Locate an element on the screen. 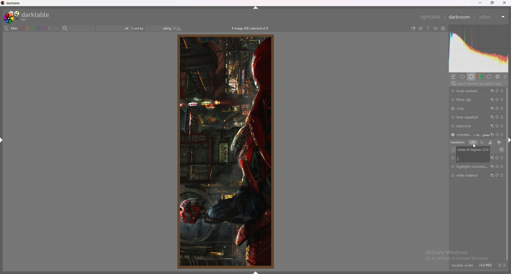 The width and height of the screenshot is (511, 274). search bar is located at coordinates (78, 28).